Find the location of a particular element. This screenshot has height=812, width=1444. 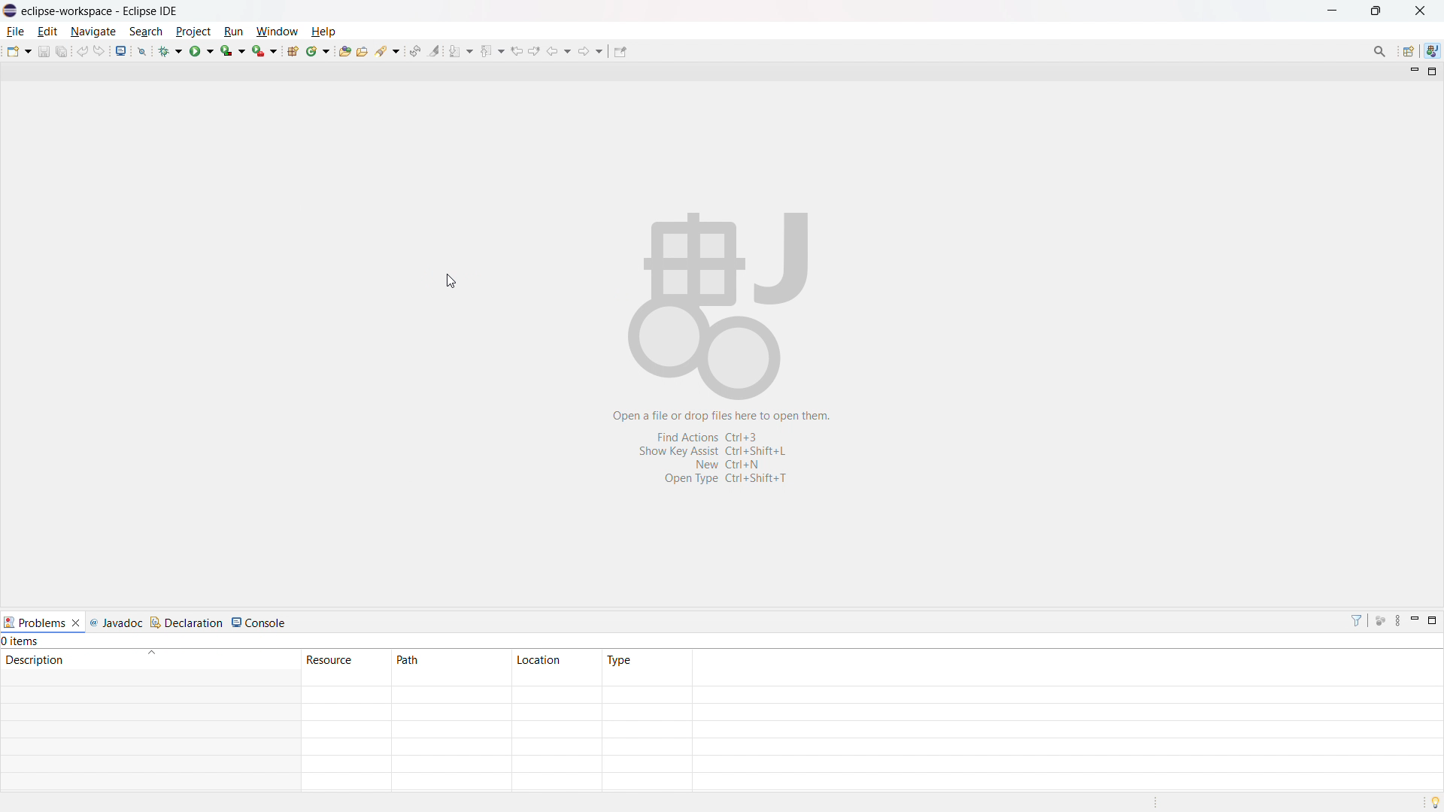

edit is located at coordinates (48, 32).